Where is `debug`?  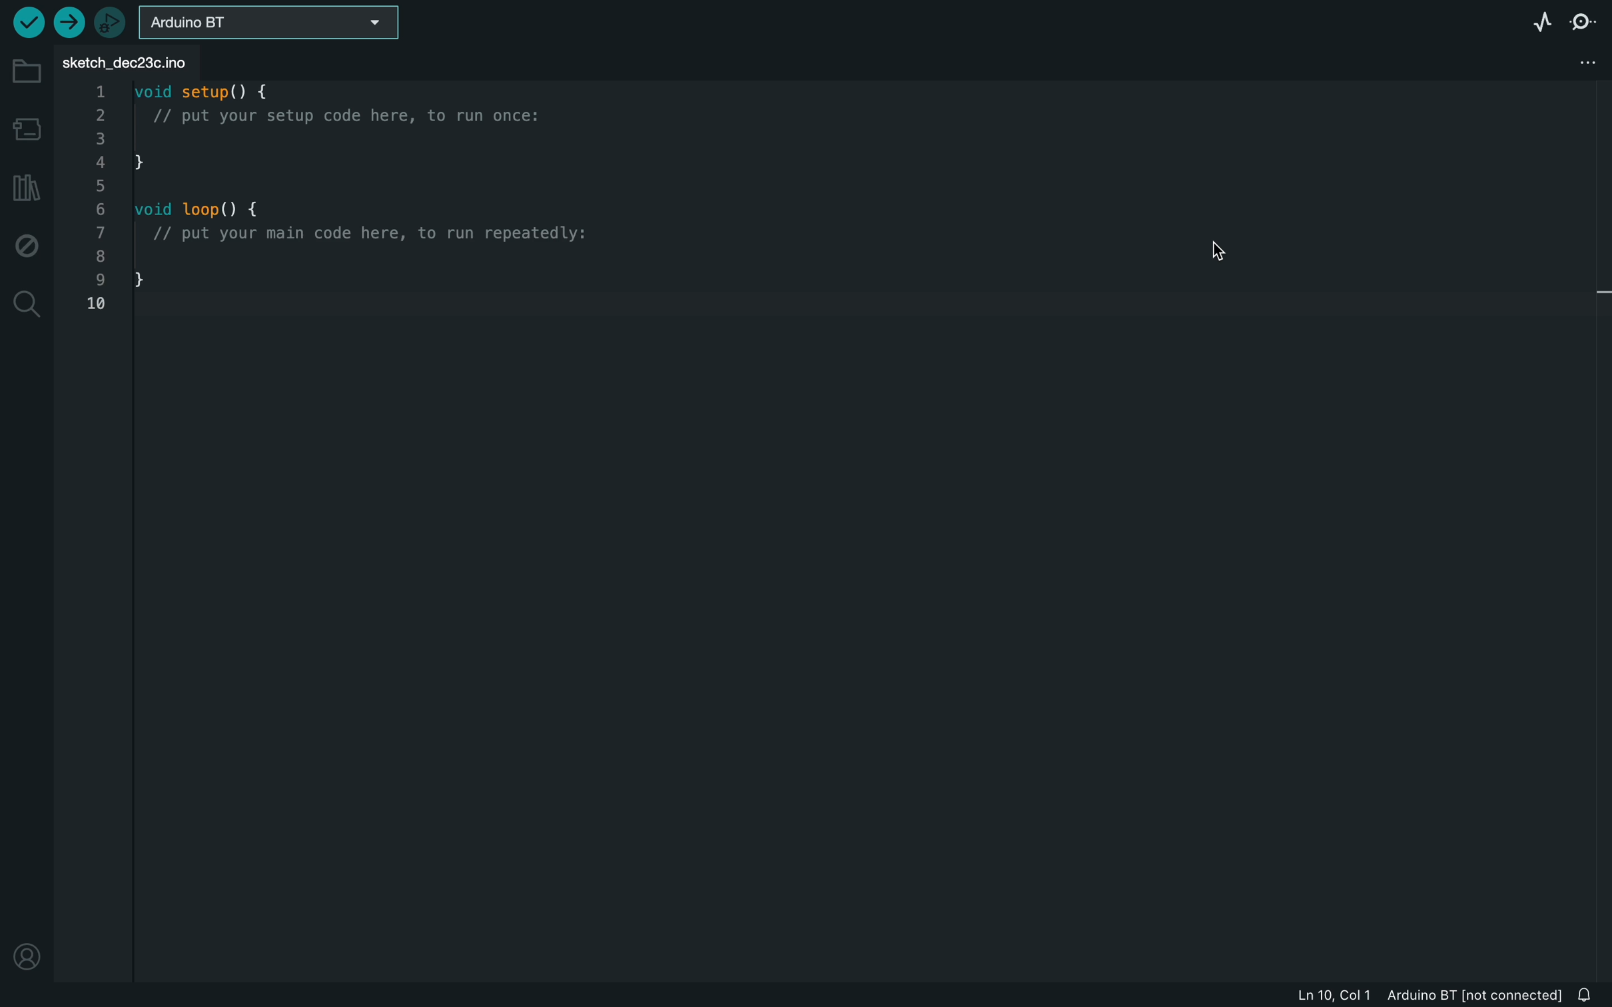 debug is located at coordinates (27, 245).